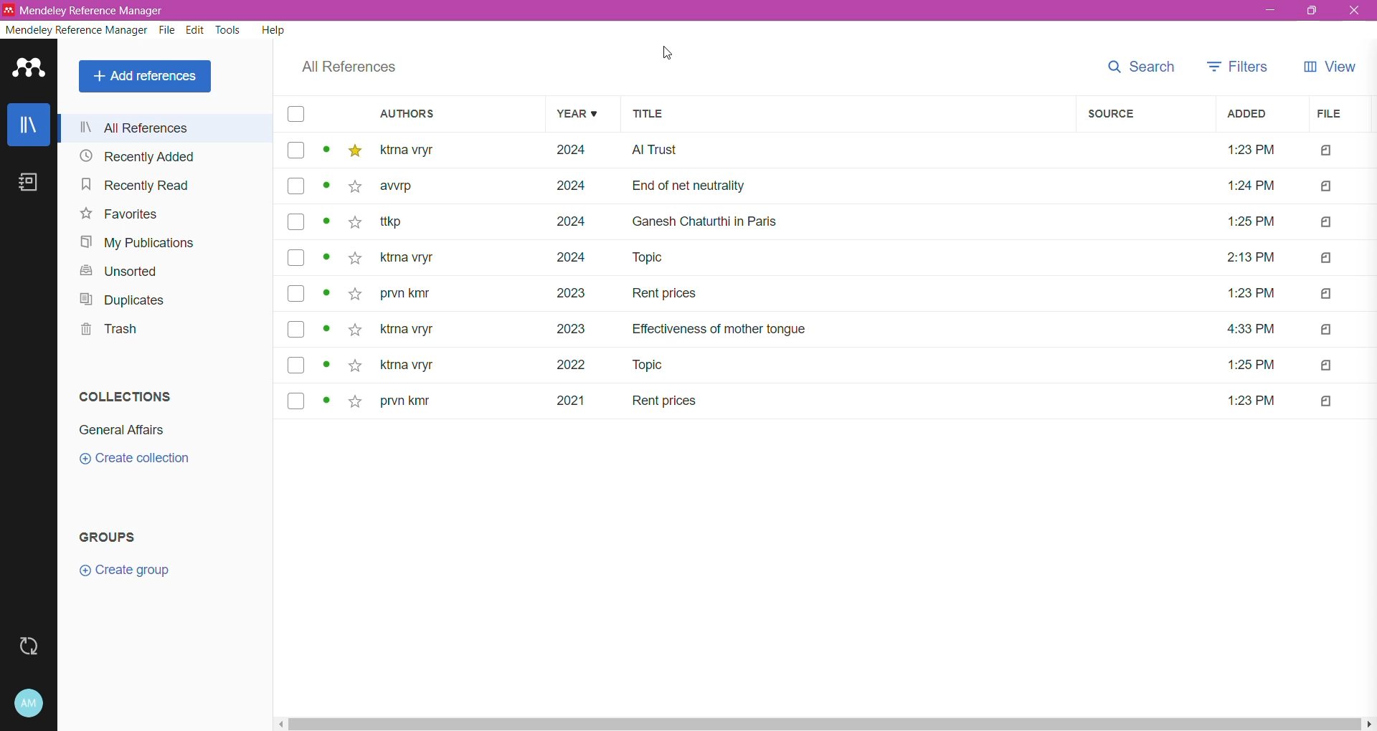 The image size is (1377, 731). I want to click on ganesh chaturthi in paris, so click(709, 221).